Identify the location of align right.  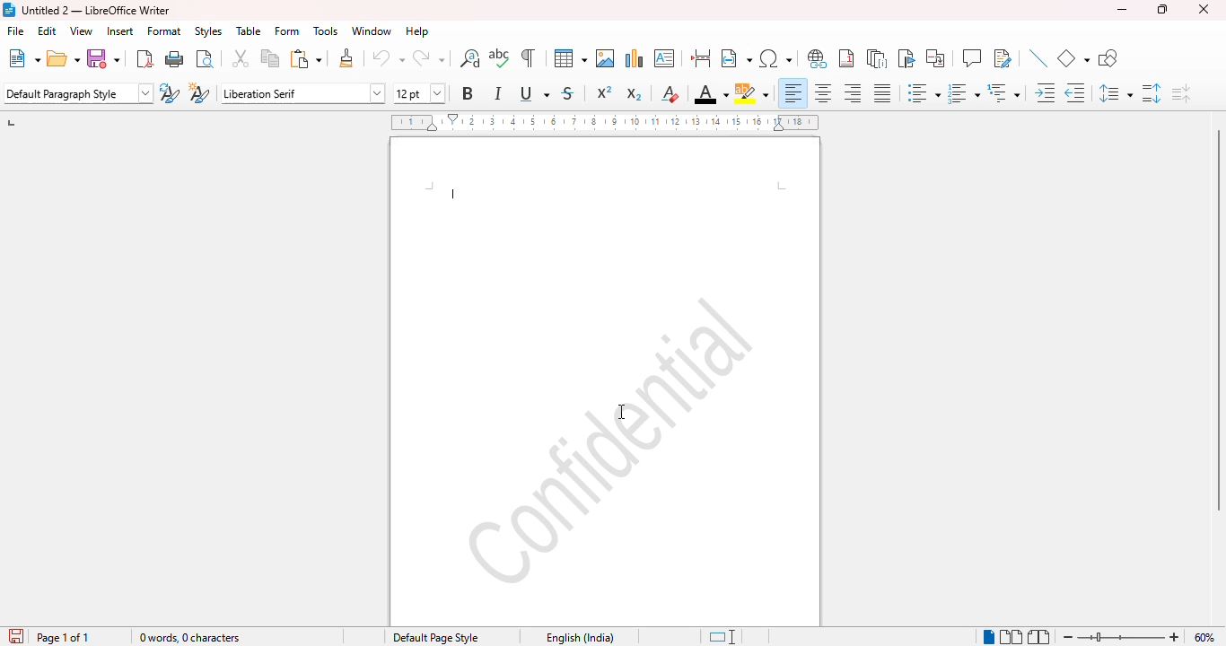
(852, 92).